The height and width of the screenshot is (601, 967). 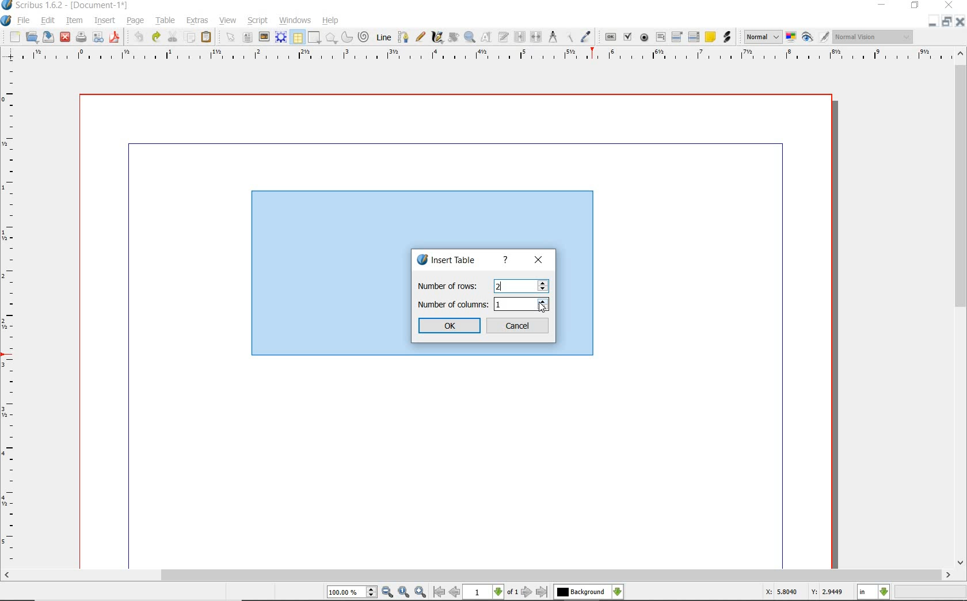 What do you see at coordinates (611, 36) in the screenshot?
I see `pdf push button` at bounding box center [611, 36].